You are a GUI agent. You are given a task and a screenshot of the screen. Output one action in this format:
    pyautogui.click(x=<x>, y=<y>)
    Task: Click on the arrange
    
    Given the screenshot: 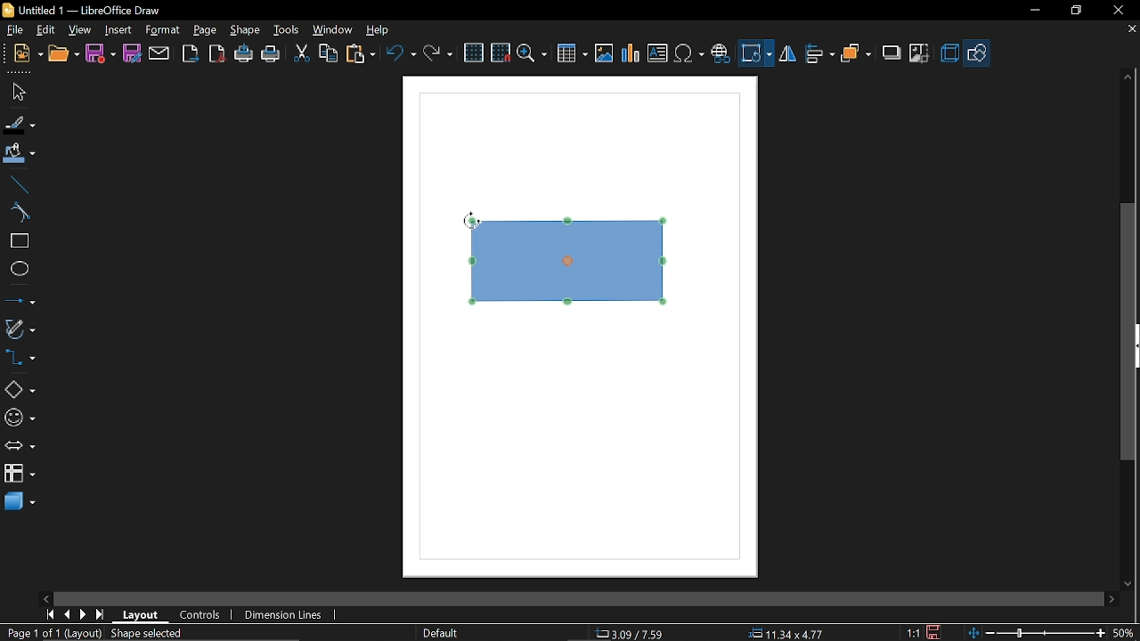 What is the action you would take?
    pyautogui.click(x=857, y=53)
    